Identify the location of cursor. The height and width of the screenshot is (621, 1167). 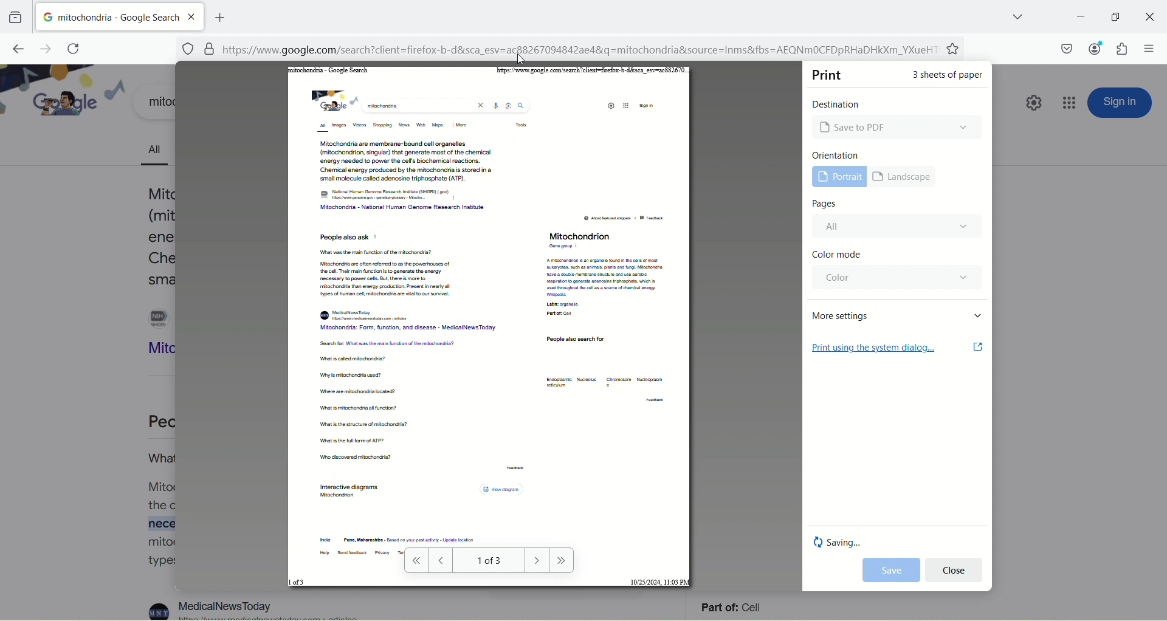
(523, 58).